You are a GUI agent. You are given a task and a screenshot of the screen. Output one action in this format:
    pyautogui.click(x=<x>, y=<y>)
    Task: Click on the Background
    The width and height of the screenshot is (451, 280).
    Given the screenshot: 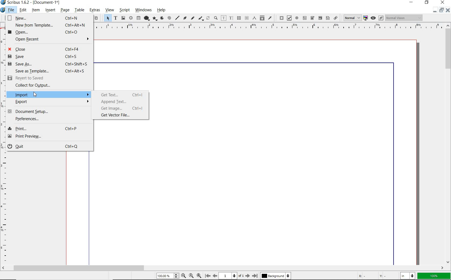 What is the action you would take?
    pyautogui.click(x=275, y=276)
    